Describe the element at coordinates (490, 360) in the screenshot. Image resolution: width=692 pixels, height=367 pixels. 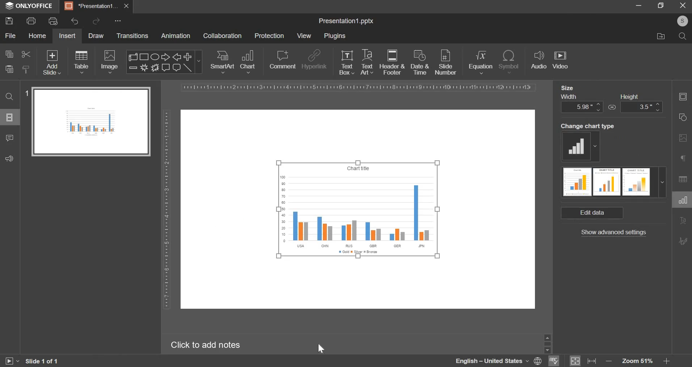
I see `english - united states` at that location.